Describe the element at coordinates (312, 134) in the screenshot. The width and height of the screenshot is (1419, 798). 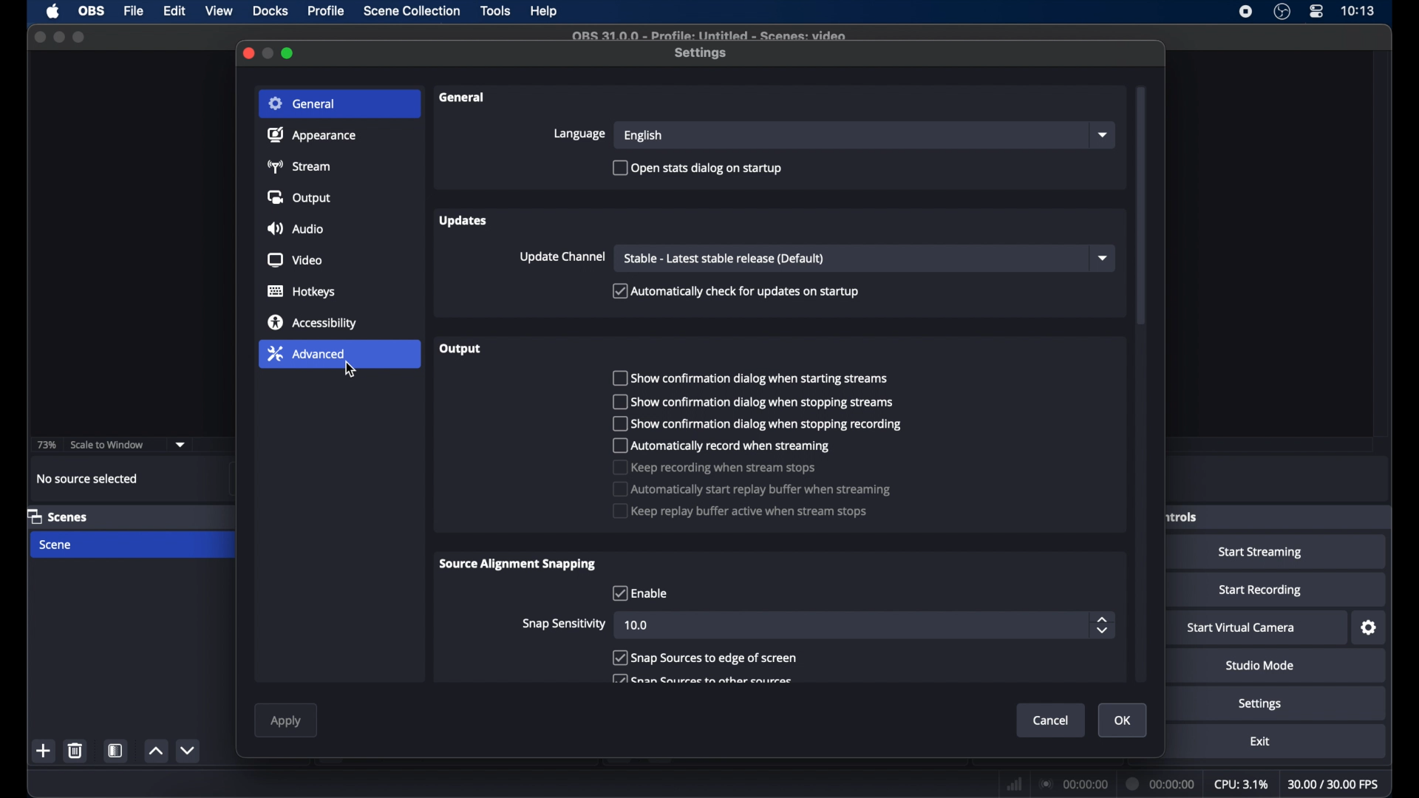
I see `appearance` at that location.